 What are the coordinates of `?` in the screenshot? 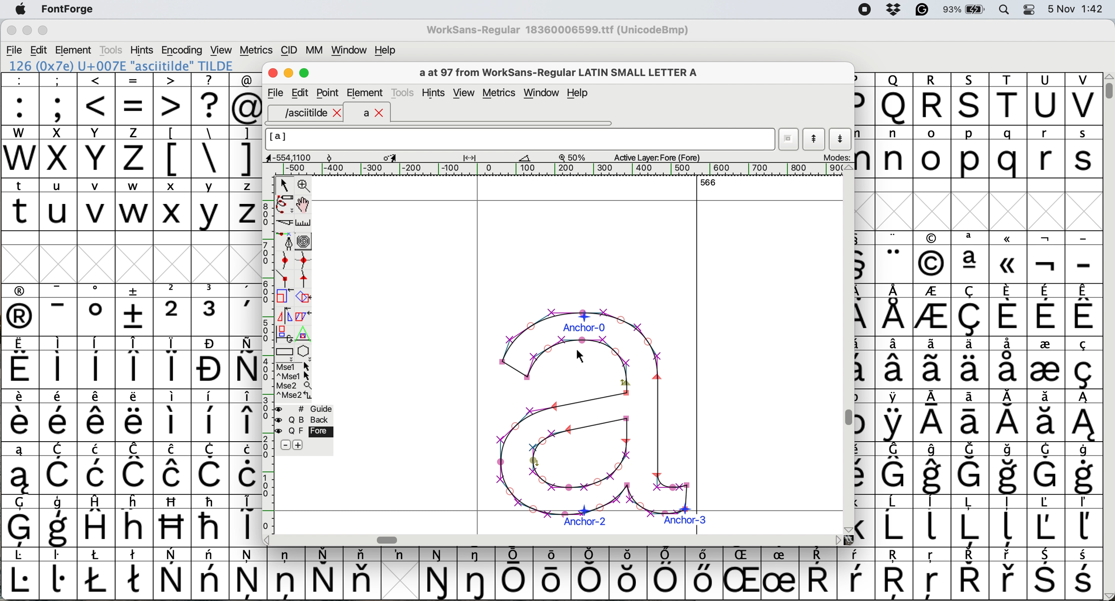 It's located at (210, 98).